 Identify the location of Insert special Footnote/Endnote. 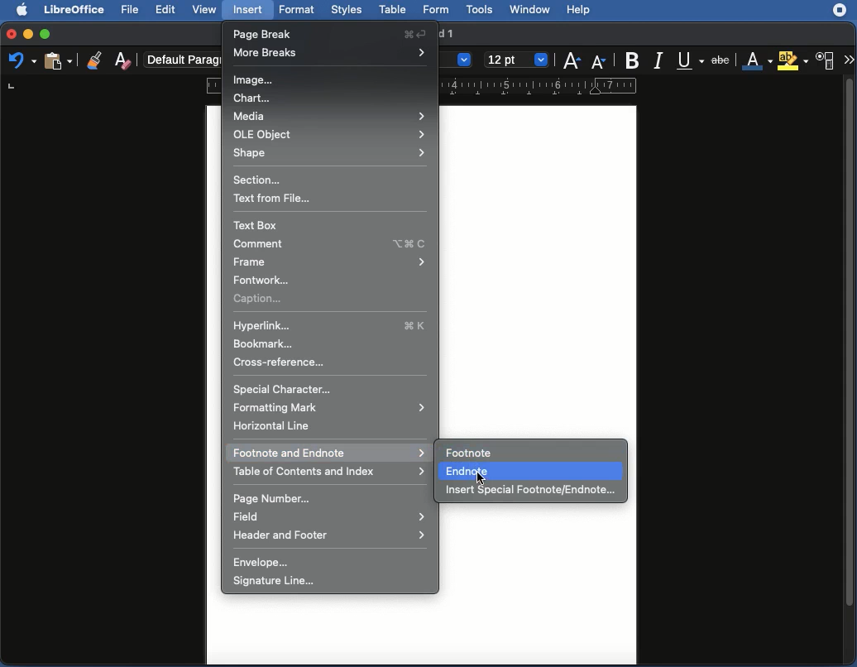
(533, 492).